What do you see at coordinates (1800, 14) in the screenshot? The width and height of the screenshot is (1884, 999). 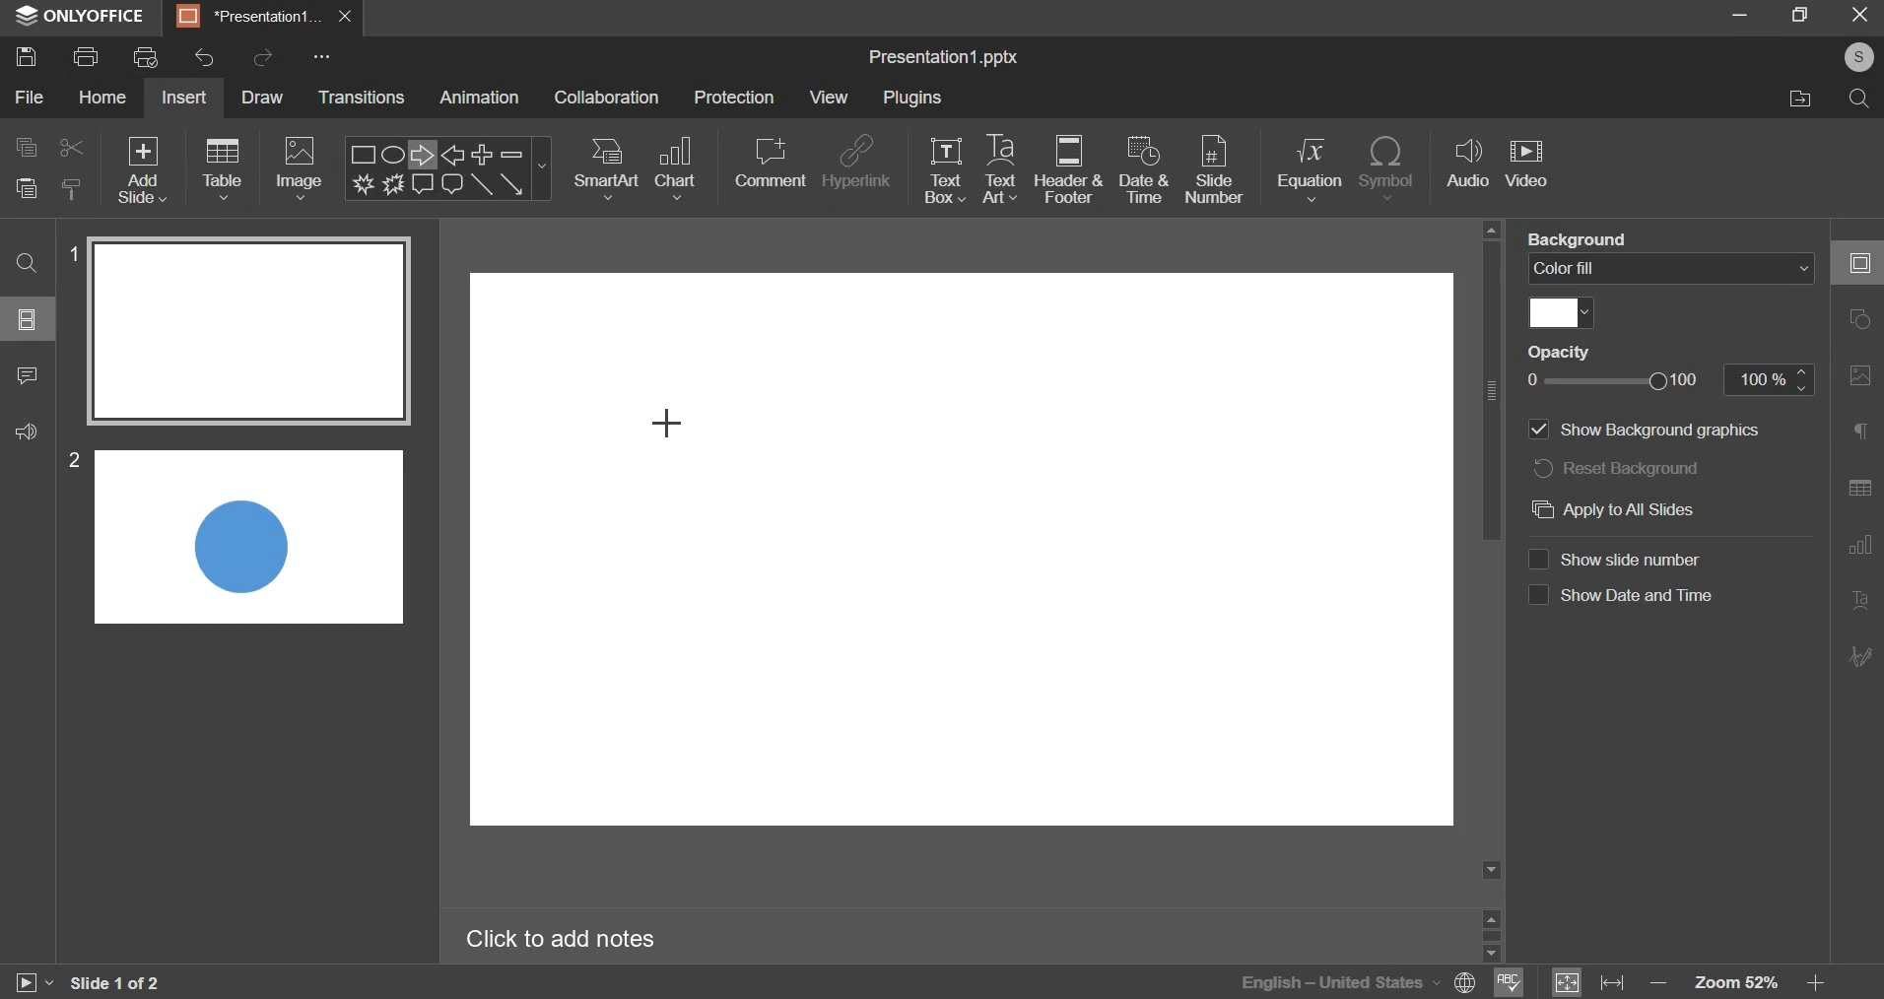 I see `maximize` at bounding box center [1800, 14].